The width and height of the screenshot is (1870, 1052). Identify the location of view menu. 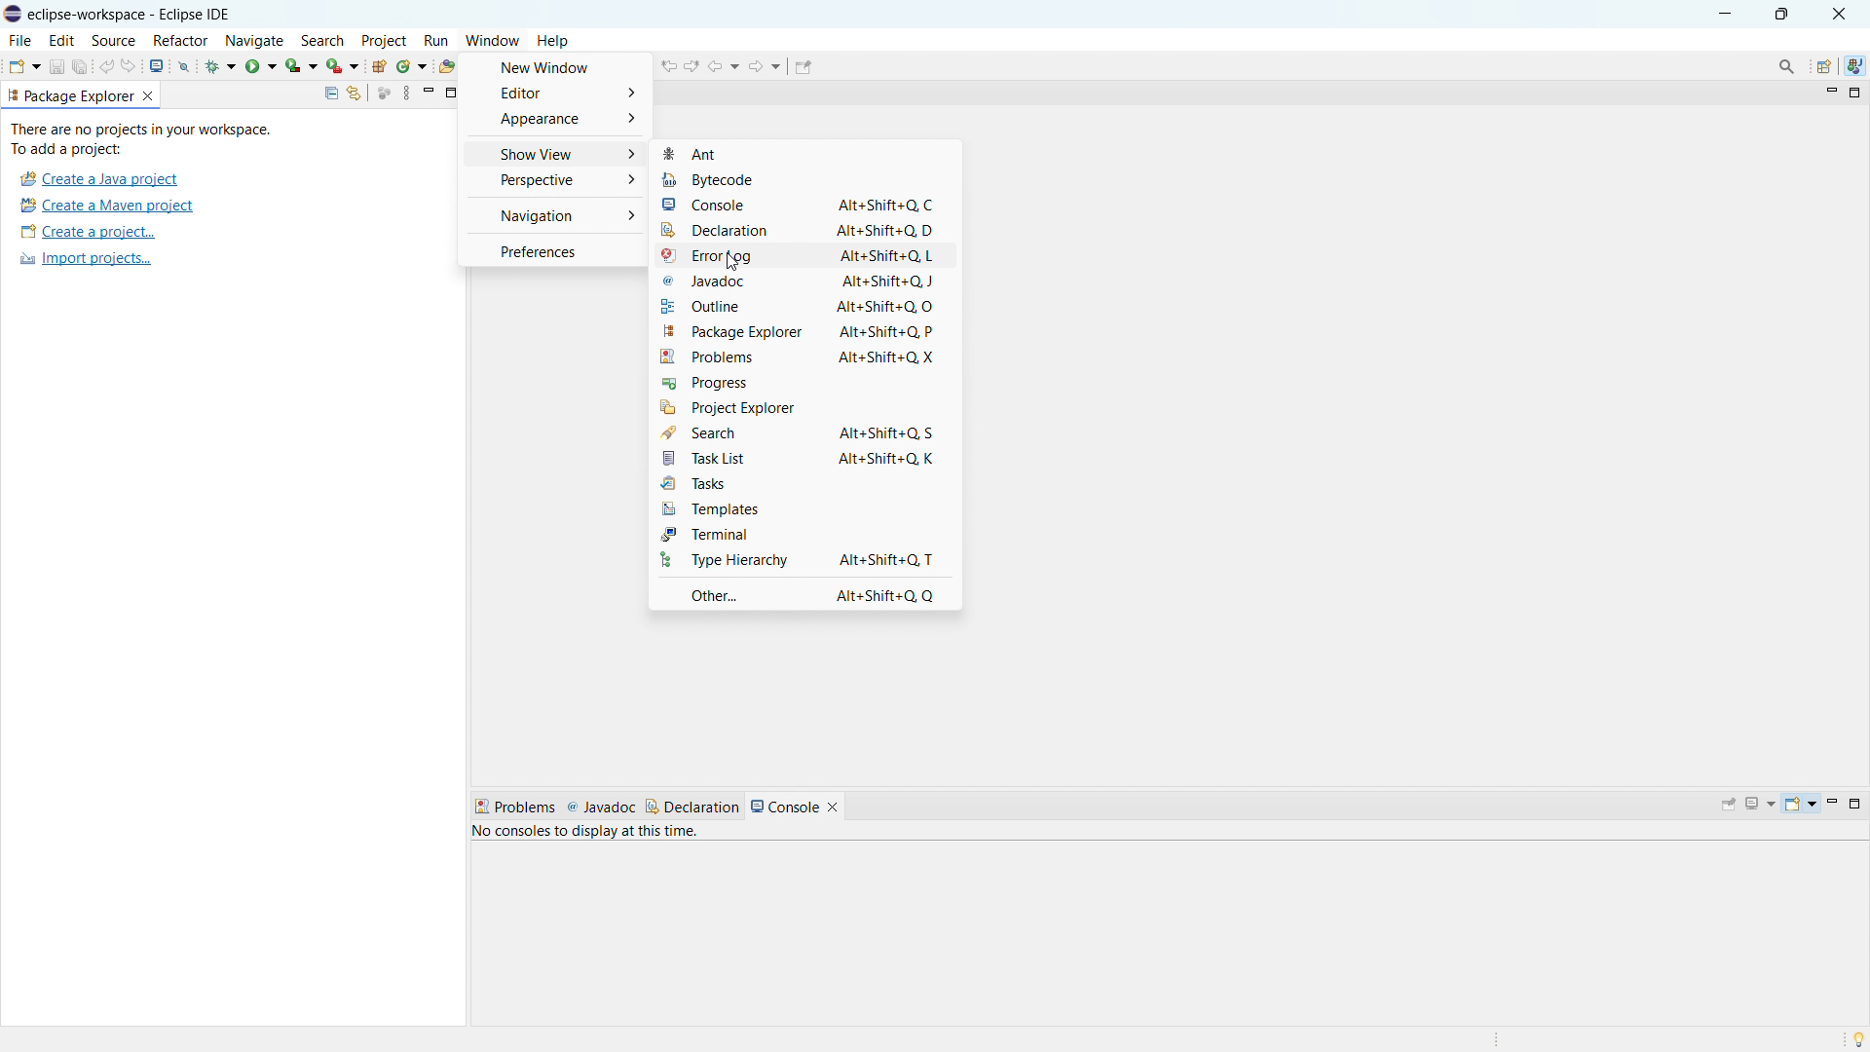
(404, 92).